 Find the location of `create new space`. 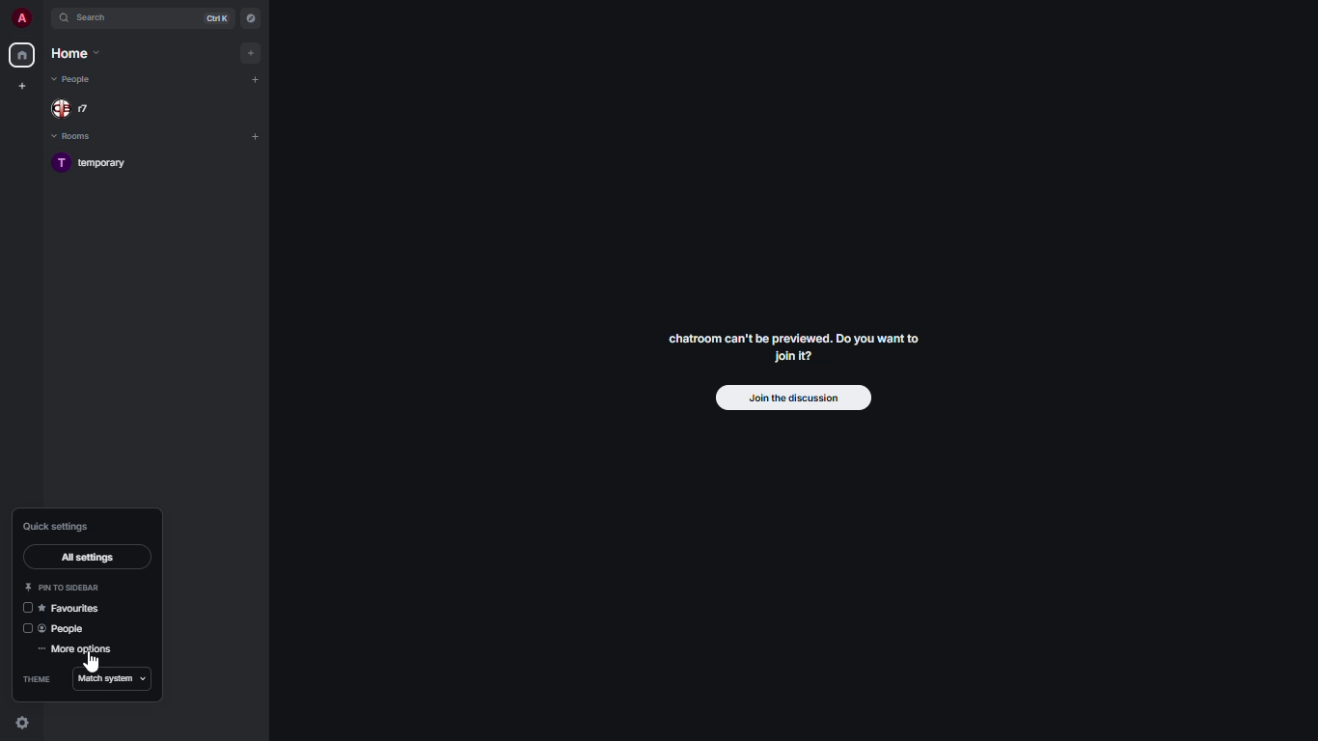

create new space is located at coordinates (23, 86).